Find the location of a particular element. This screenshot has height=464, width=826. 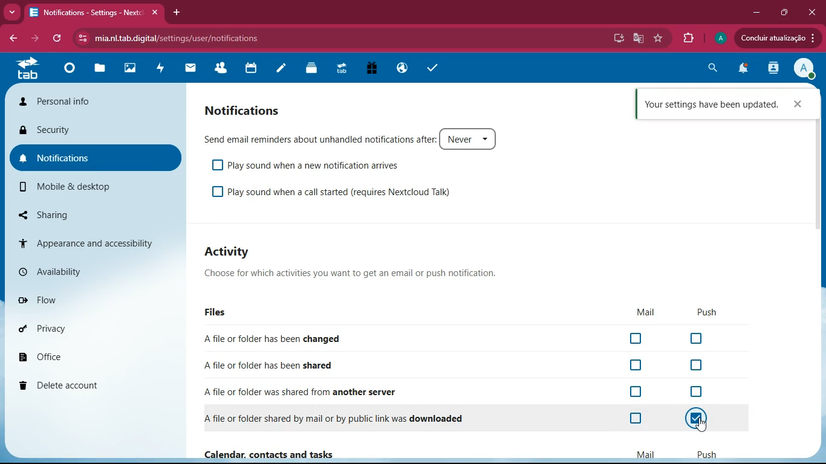

close is located at coordinates (811, 12).